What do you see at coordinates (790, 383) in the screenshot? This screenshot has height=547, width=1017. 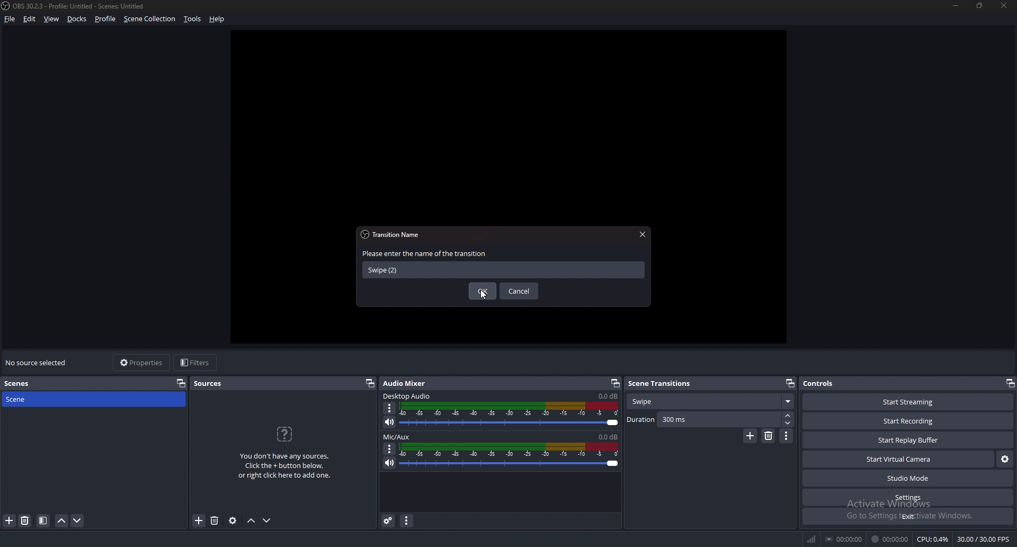 I see `pop out` at bounding box center [790, 383].